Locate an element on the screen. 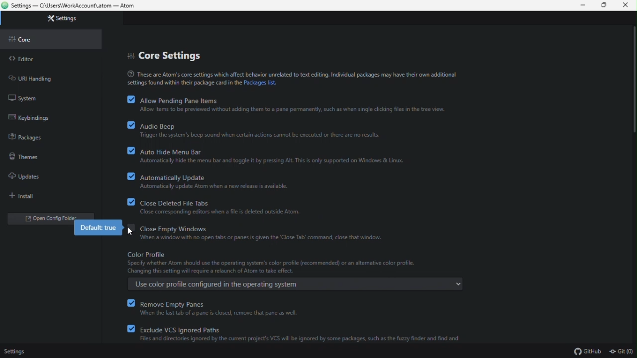 This screenshot has height=358, width=637. core is located at coordinates (24, 39).